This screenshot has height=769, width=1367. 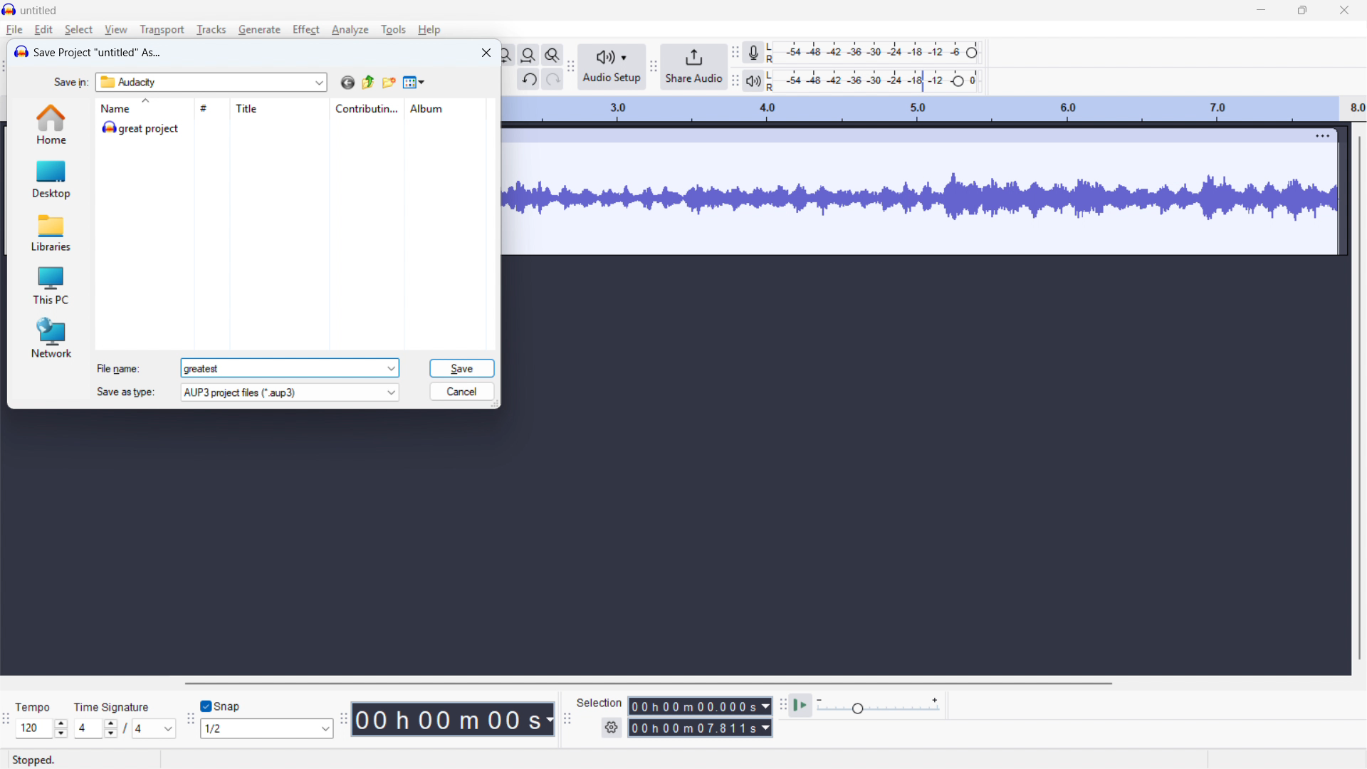 I want to click on great project file, so click(x=293, y=128).